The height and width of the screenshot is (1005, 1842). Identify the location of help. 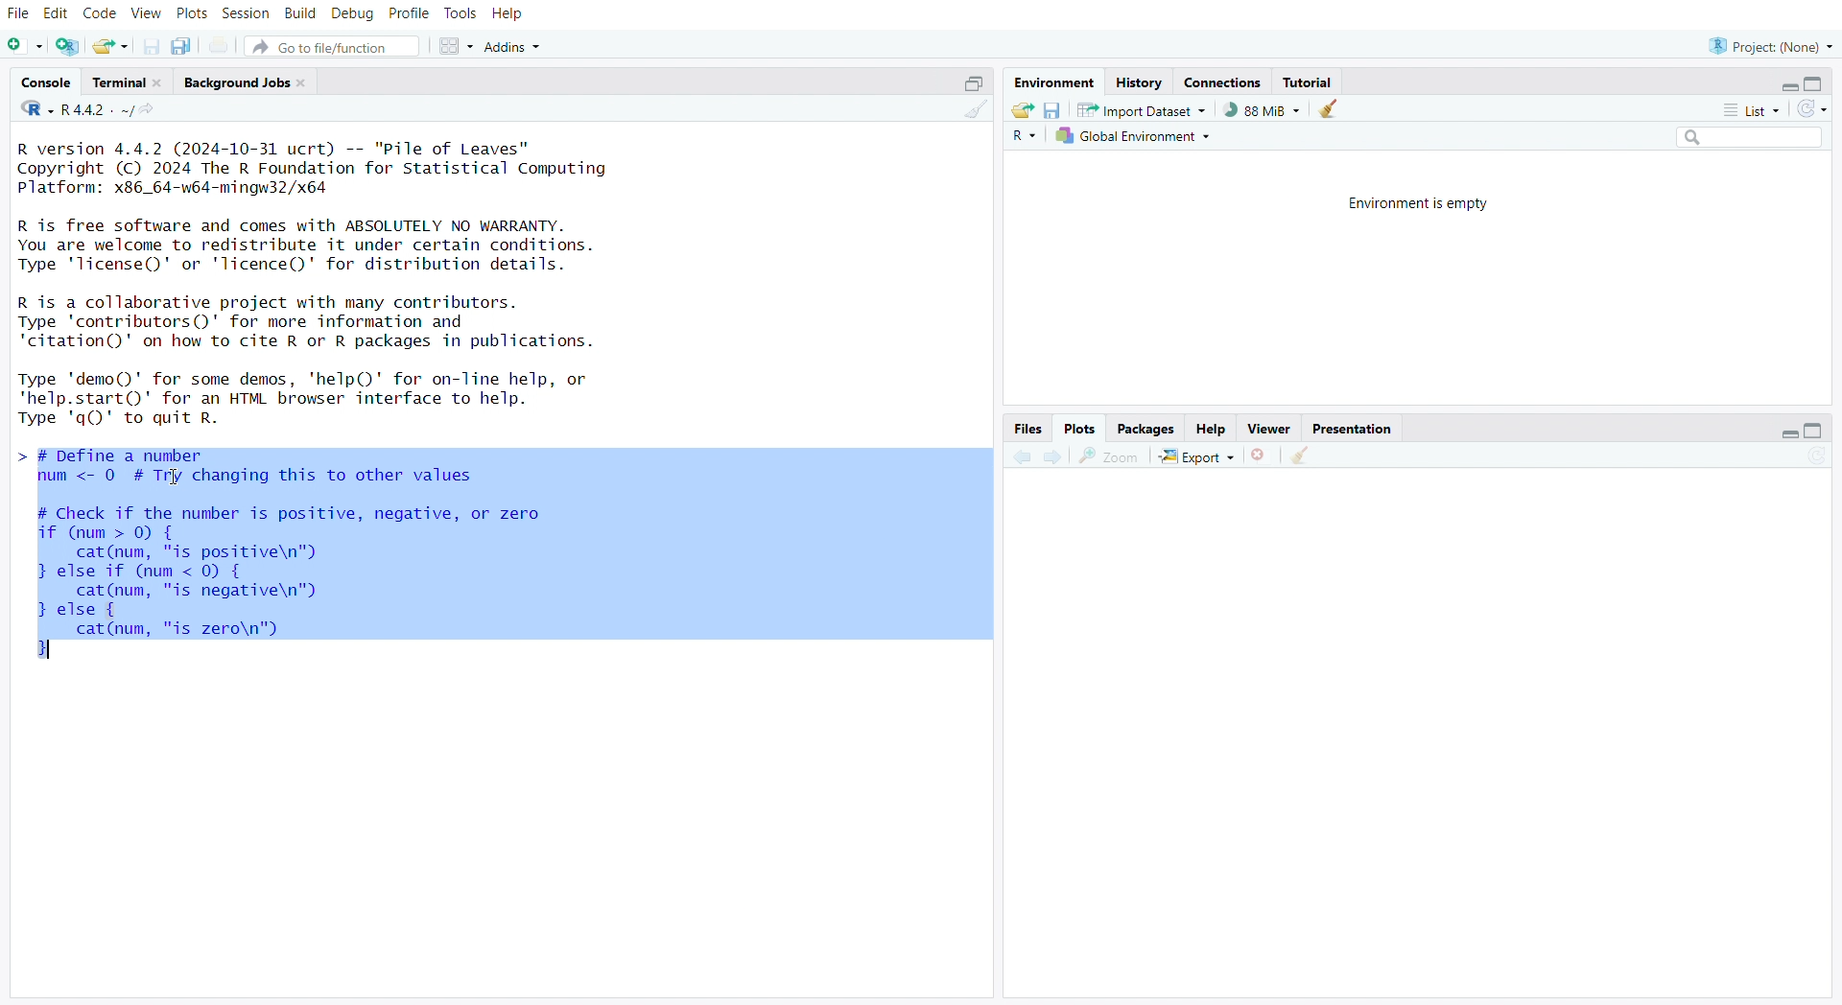
(509, 14).